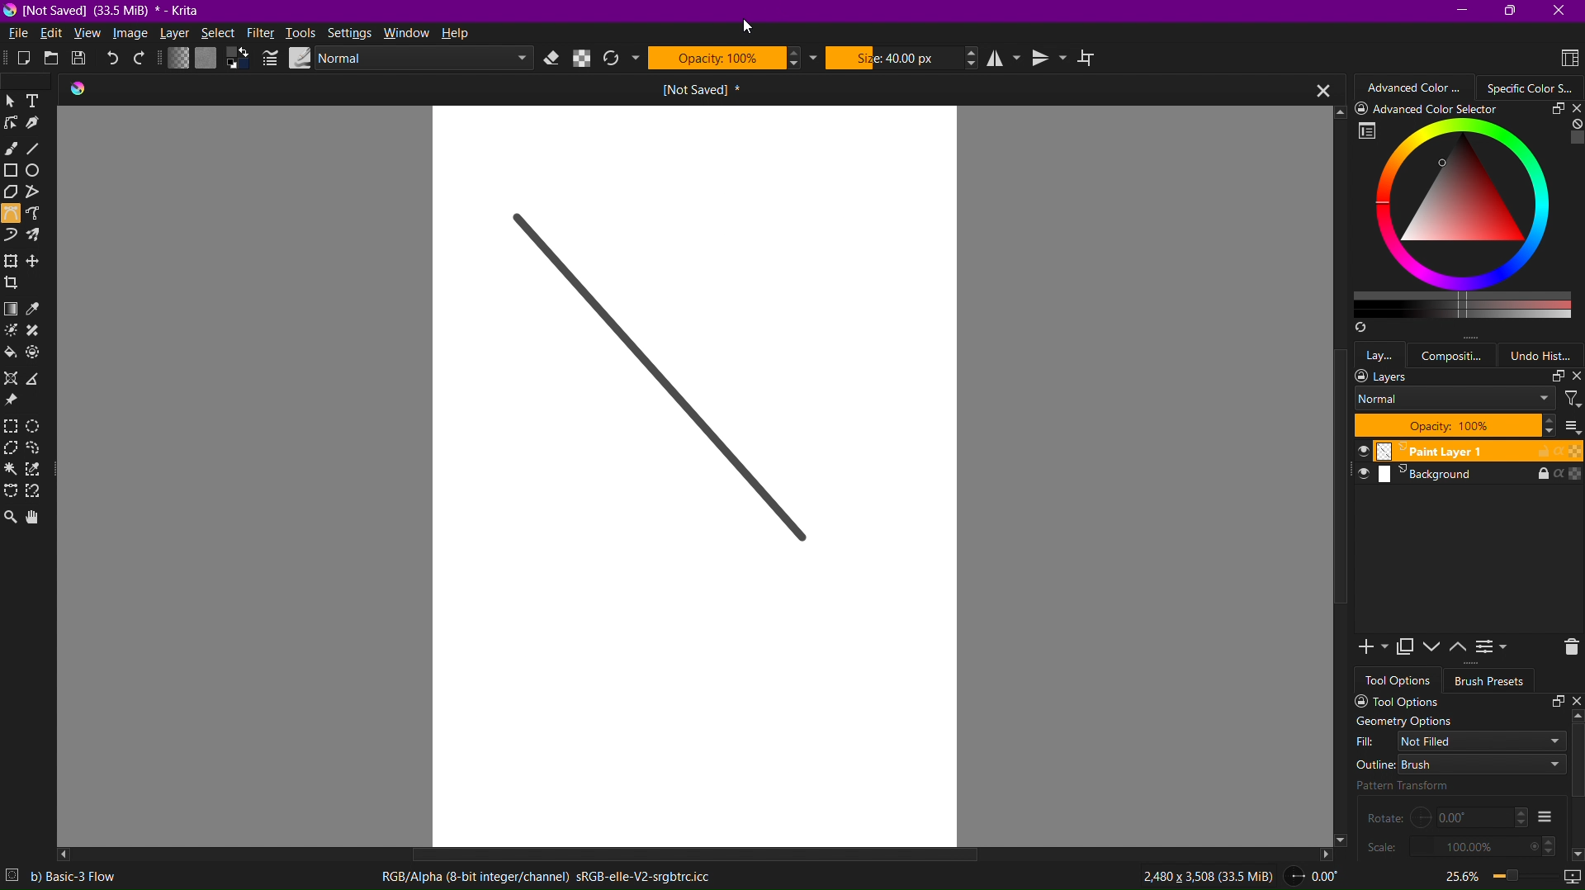 The width and height of the screenshot is (1585, 890). What do you see at coordinates (461, 35) in the screenshot?
I see `Help` at bounding box center [461, 35].